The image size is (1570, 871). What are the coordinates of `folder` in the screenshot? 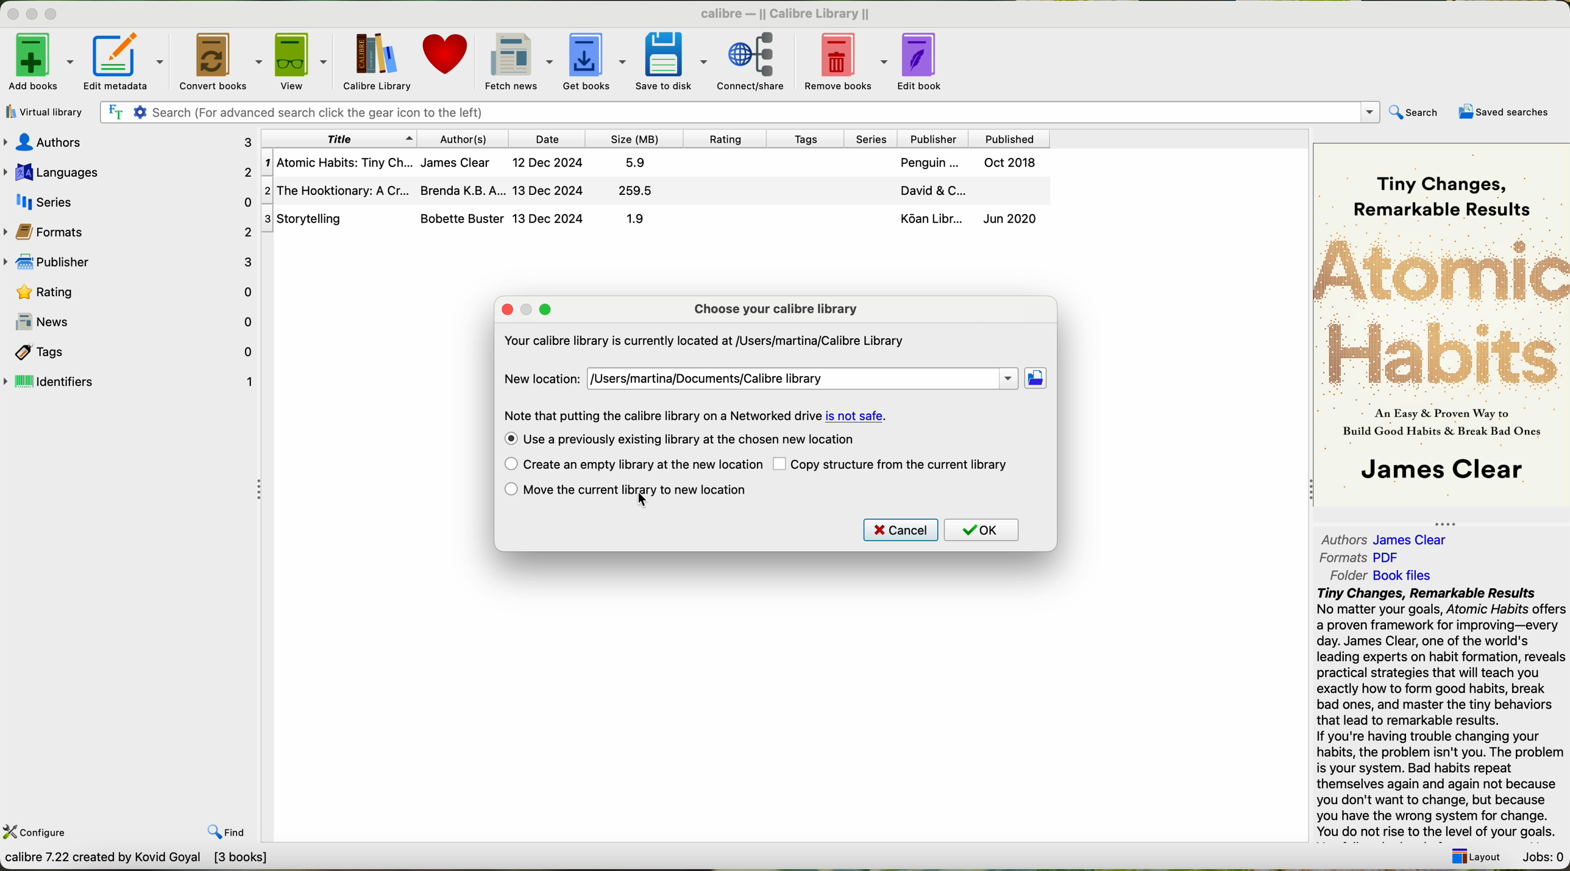 It's located at (1346, 576).